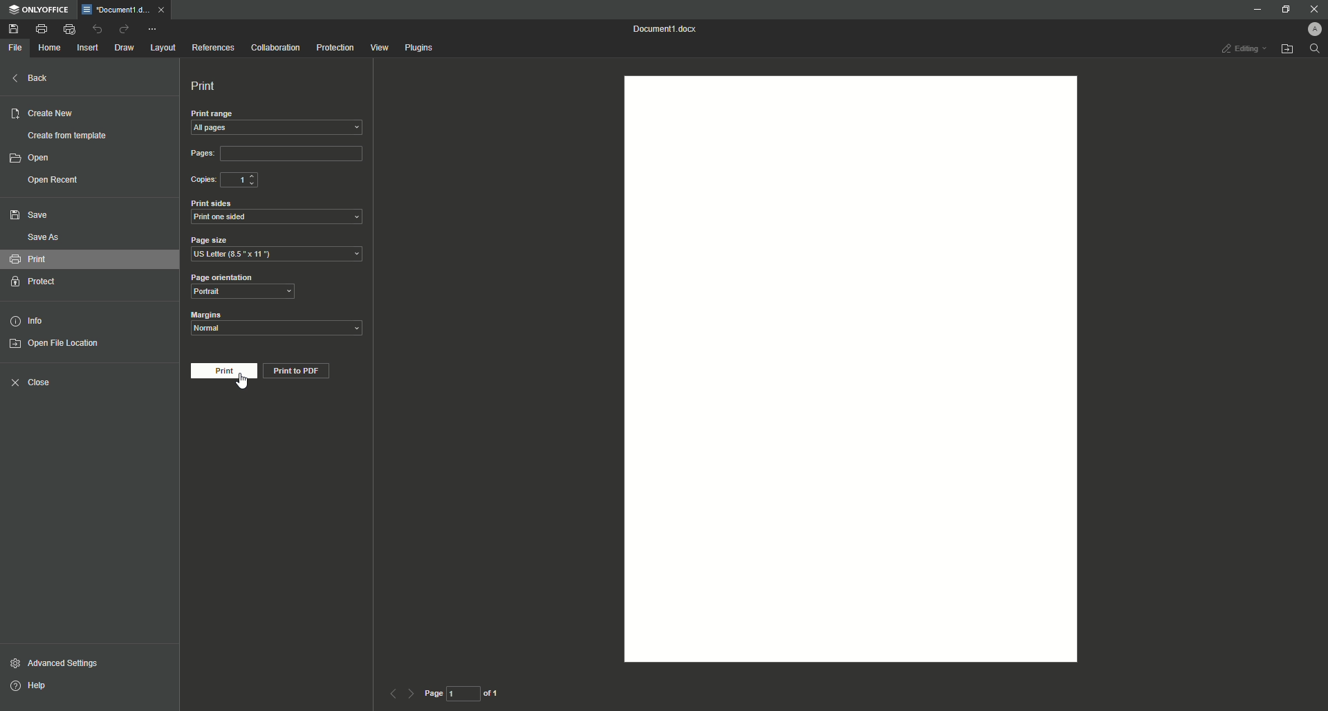 The image size is (1328, 711). I want to click on document, so click(845, 370).